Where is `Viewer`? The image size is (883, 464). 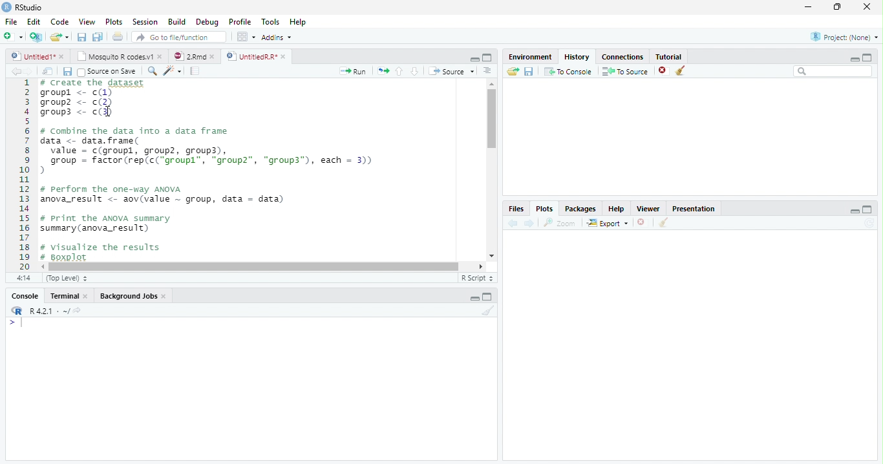 Viewer is located at coordinates (650, 208).